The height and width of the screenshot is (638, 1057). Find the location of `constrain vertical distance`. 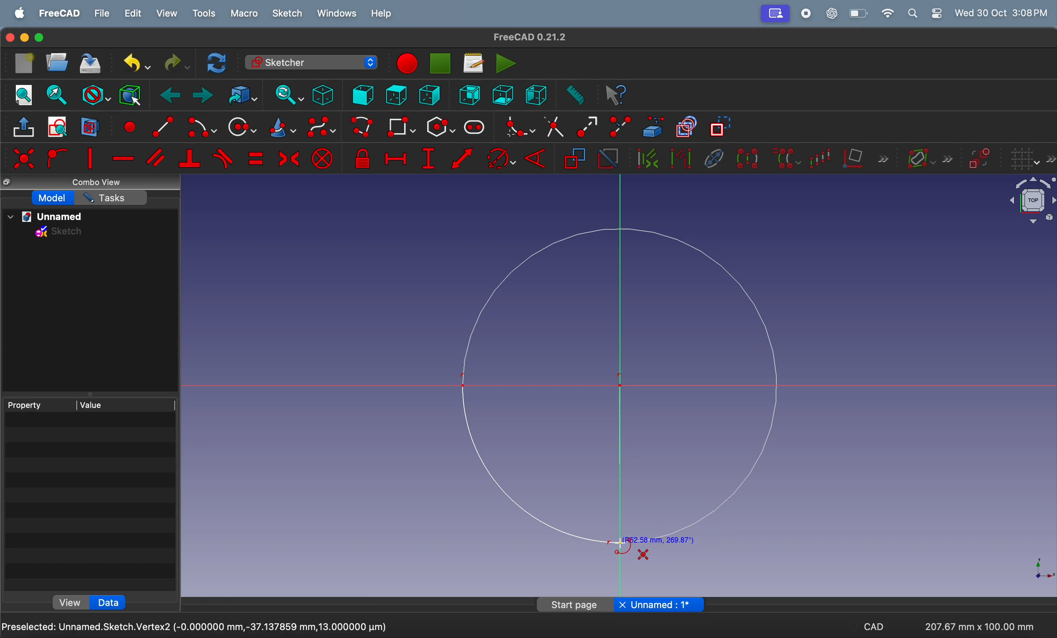

constrain vertical distance is located at coordinates (428, 159).